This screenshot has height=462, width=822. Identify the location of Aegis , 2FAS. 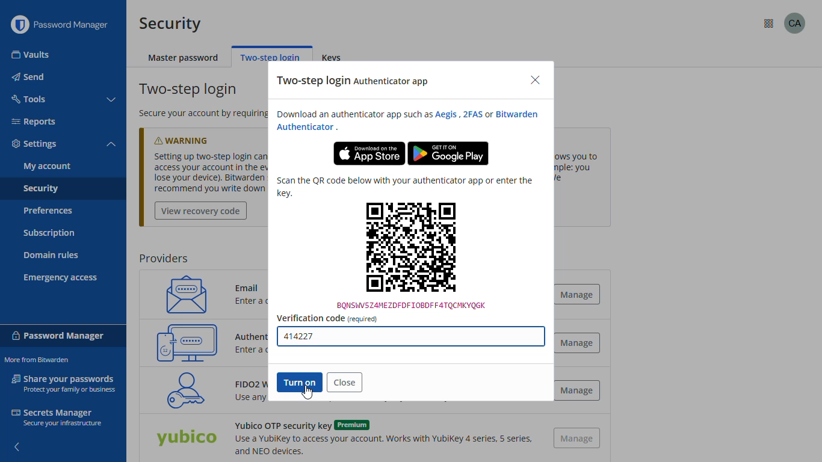
(458, 114).